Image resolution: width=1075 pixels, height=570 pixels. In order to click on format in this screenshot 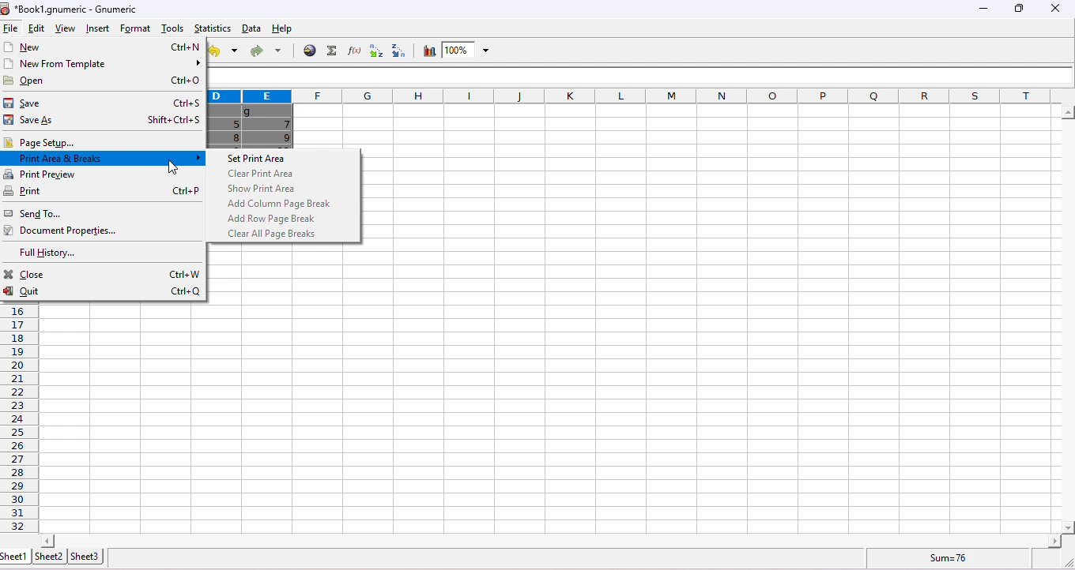, I will do `click(137, 28)`.